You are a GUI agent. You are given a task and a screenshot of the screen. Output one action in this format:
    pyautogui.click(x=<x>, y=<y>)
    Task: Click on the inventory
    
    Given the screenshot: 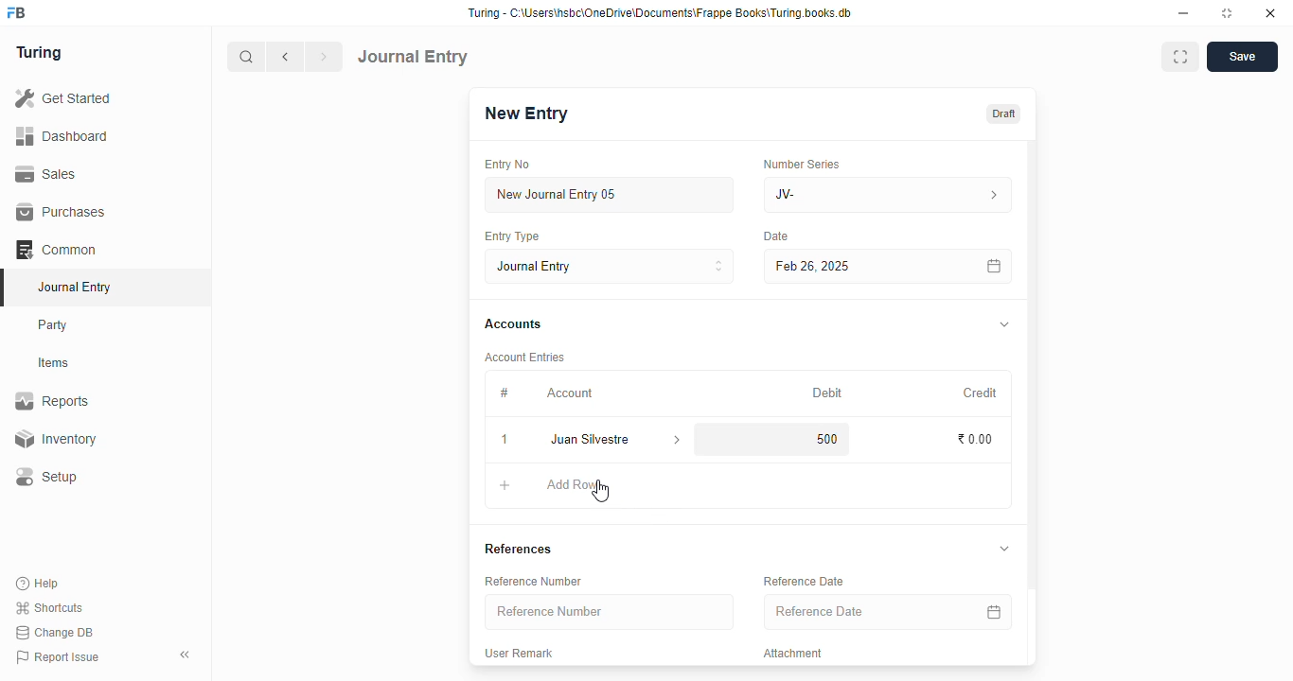 What is the action you would take?
    pyautogui.click(x=55, y=439)
    